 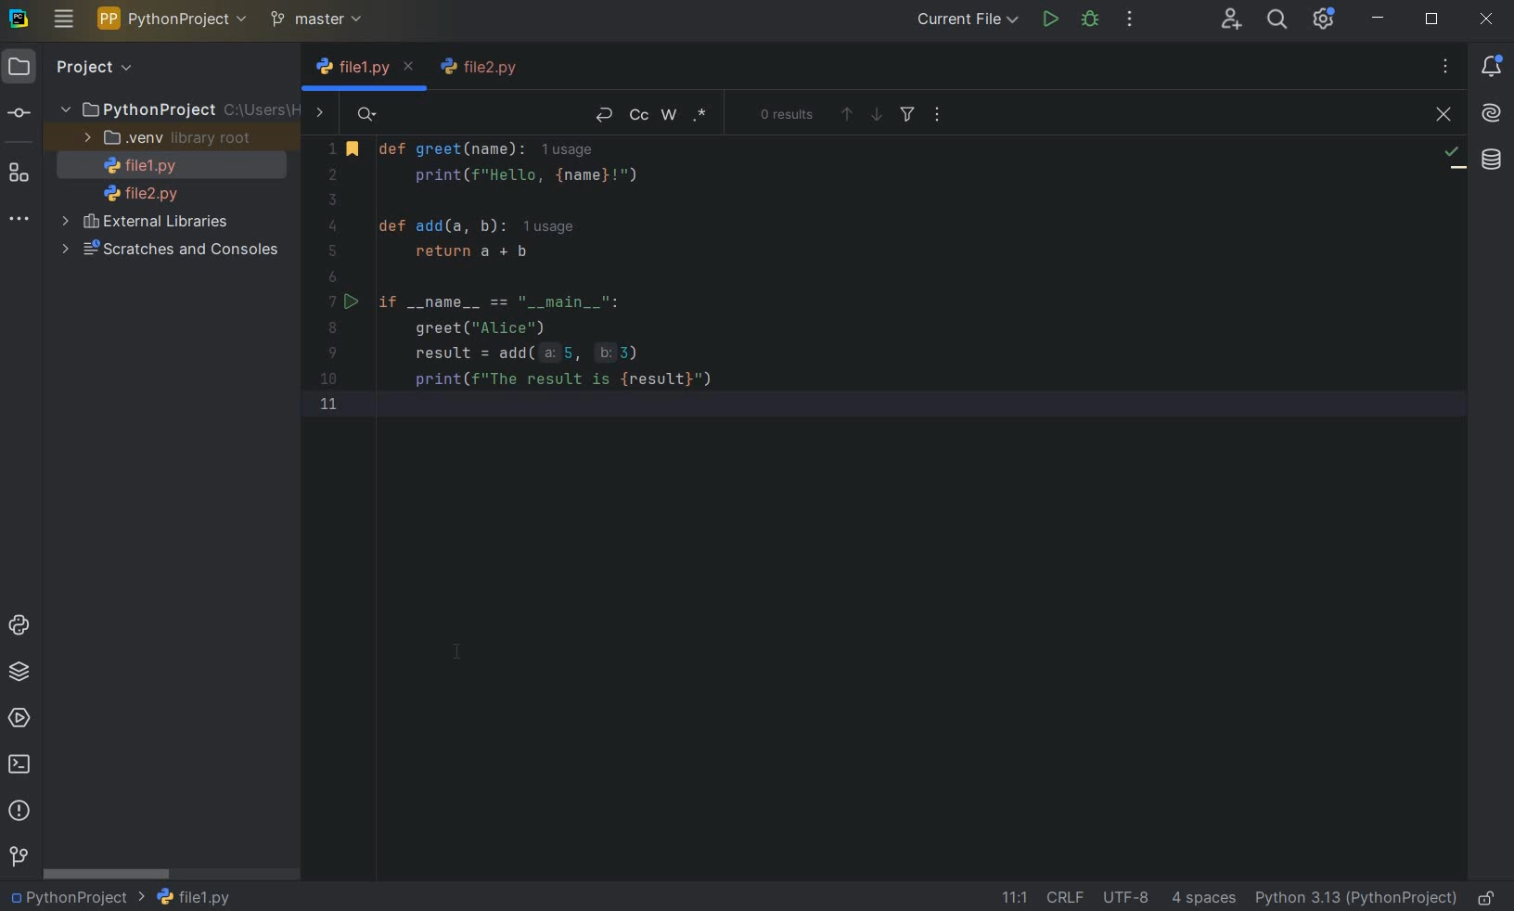 What do you see at coordinates (19, 113) in the screenshot?
I see `COMMIT` at bounding box center [19, 113].